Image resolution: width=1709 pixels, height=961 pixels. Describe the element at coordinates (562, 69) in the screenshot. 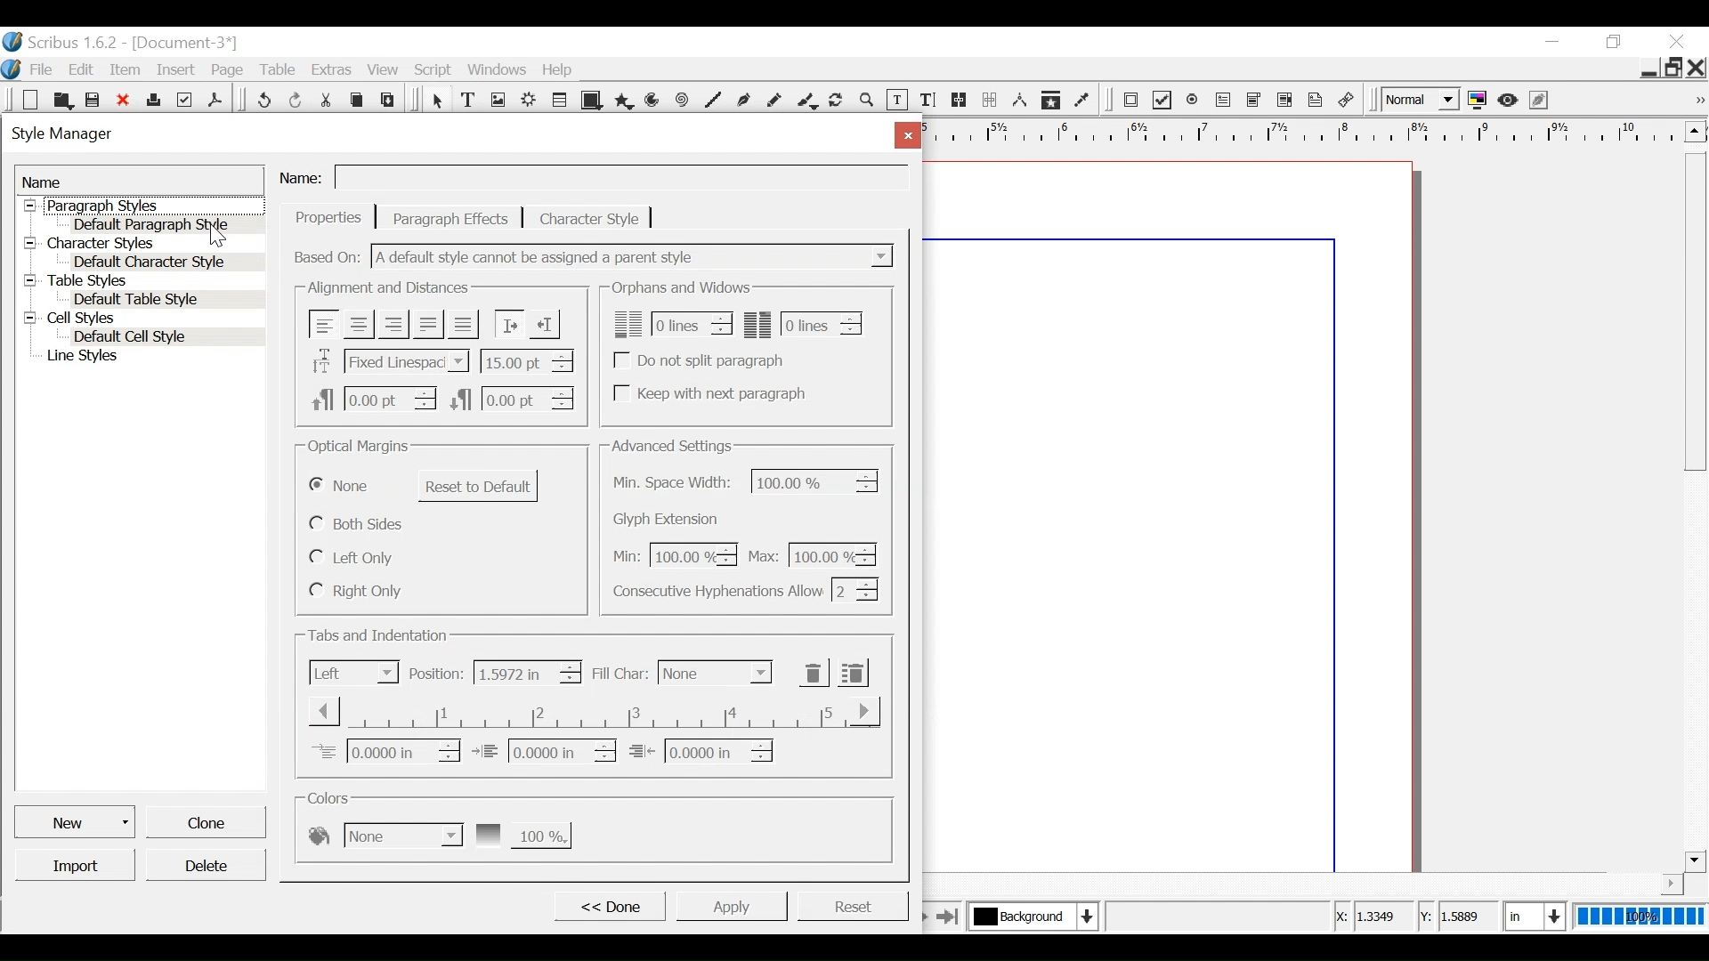

I see `Help` at that location.